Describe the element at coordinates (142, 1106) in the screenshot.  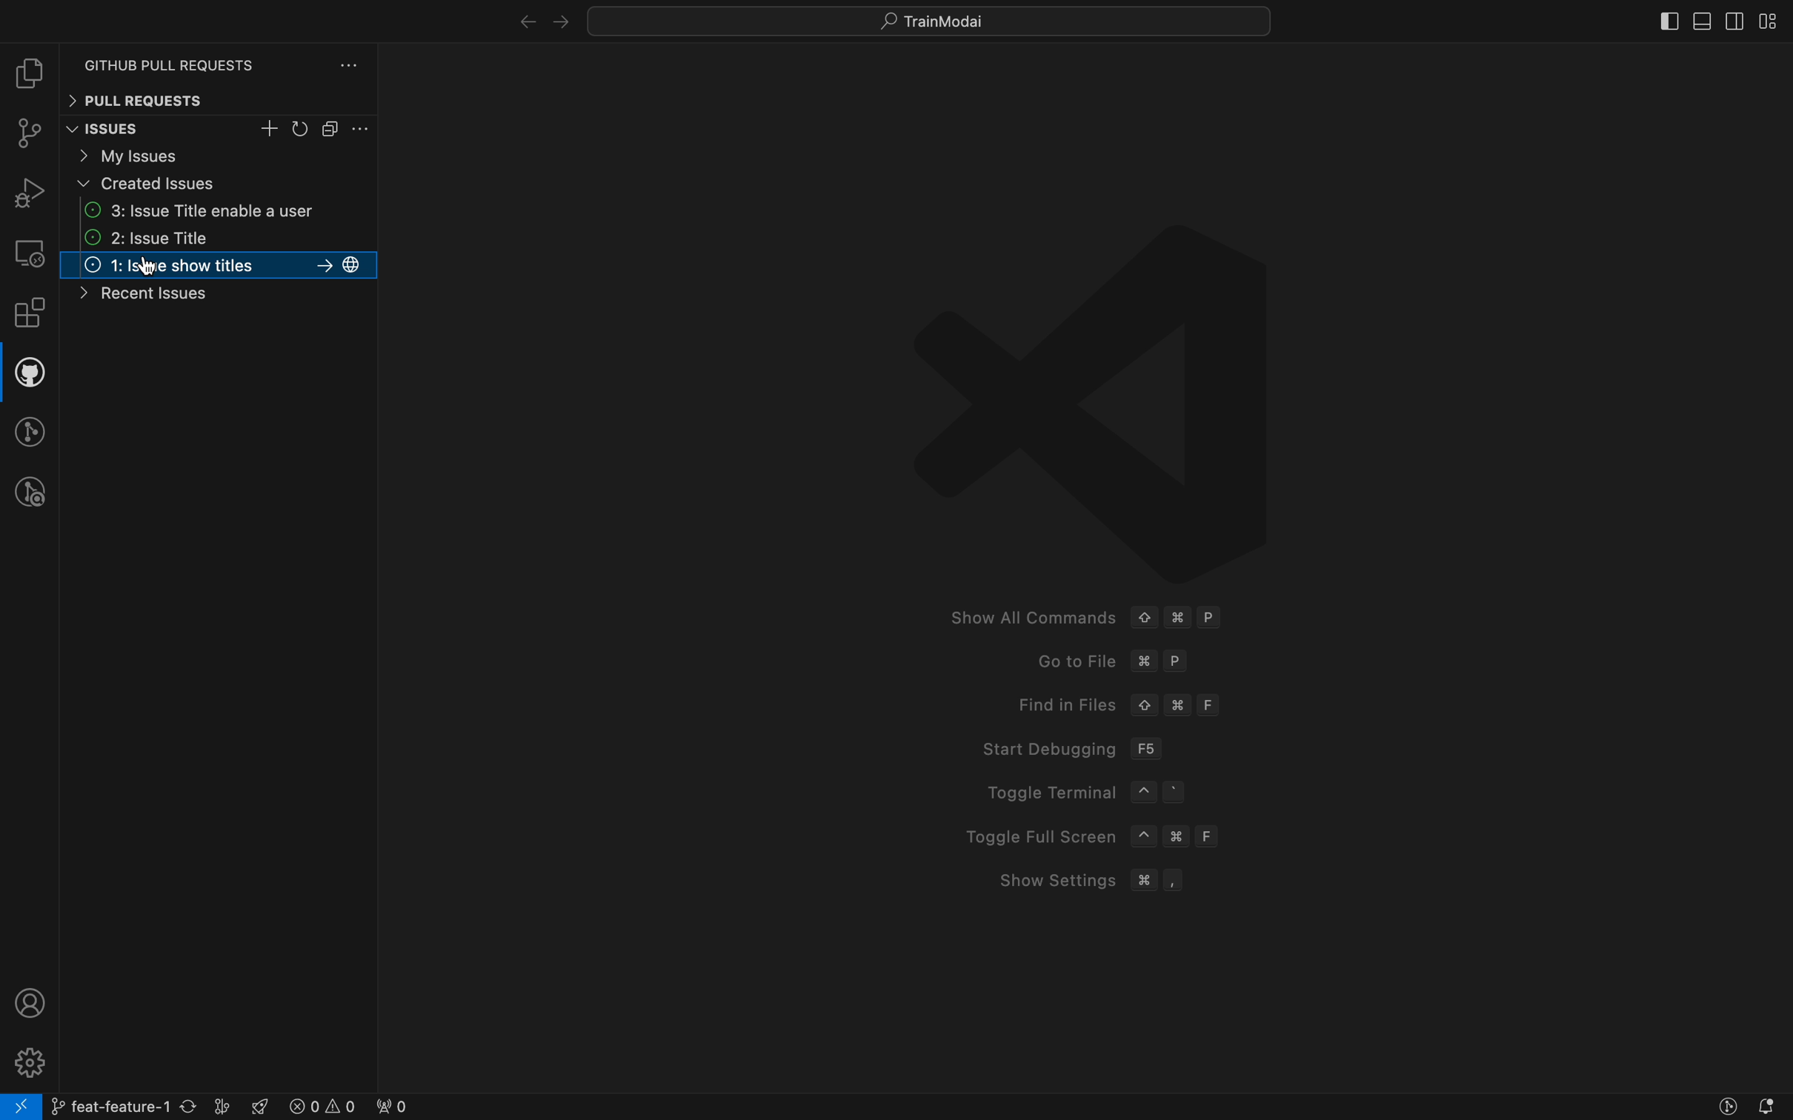
I see `current branch` at that location.